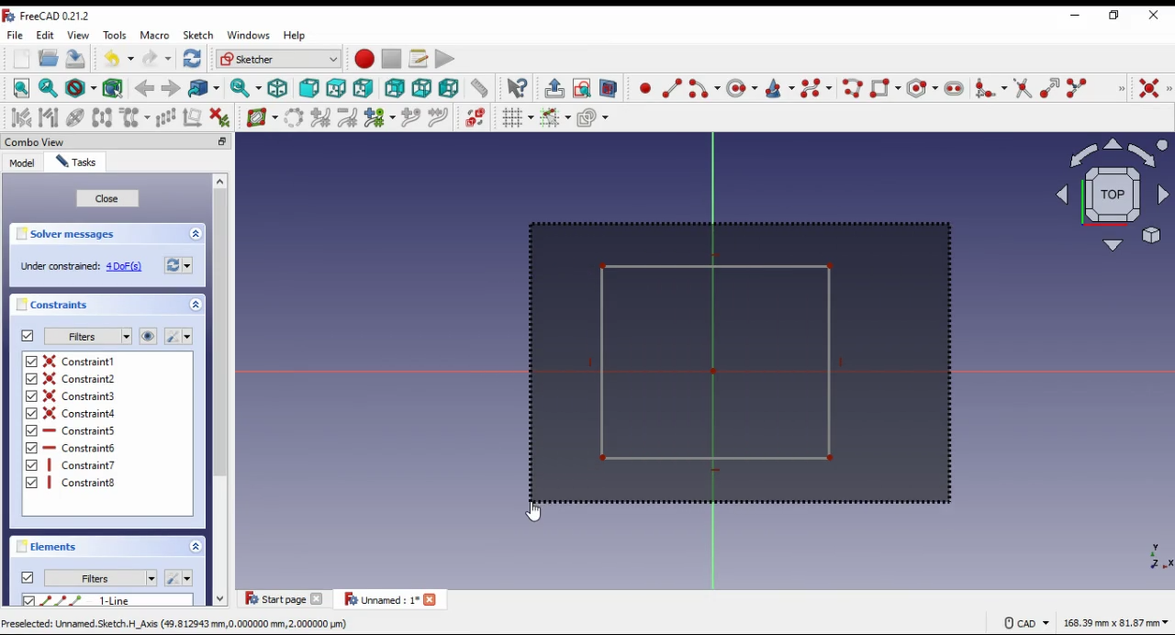  What do you see at coordinates (1155, 89) in the screenshot?
I see `constraint coincident` at bounding box center [1155, 89].